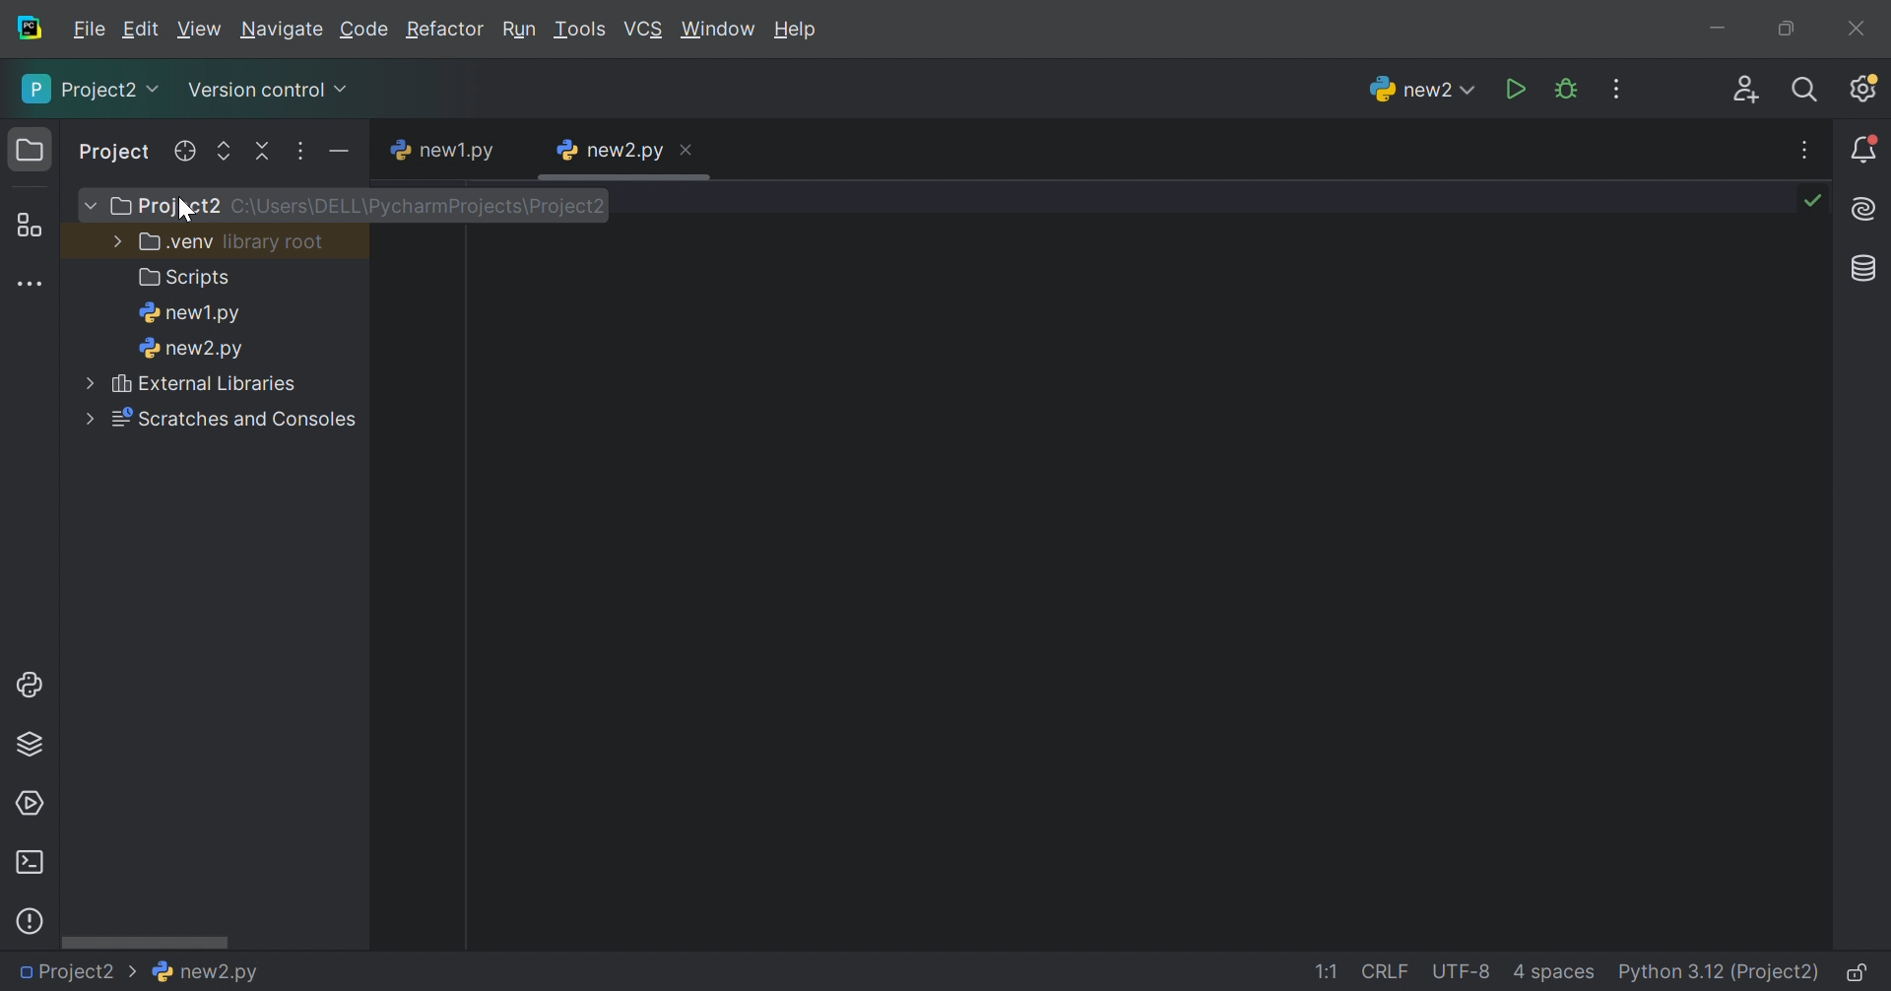  I want to click on Database, so click(1865, 270).